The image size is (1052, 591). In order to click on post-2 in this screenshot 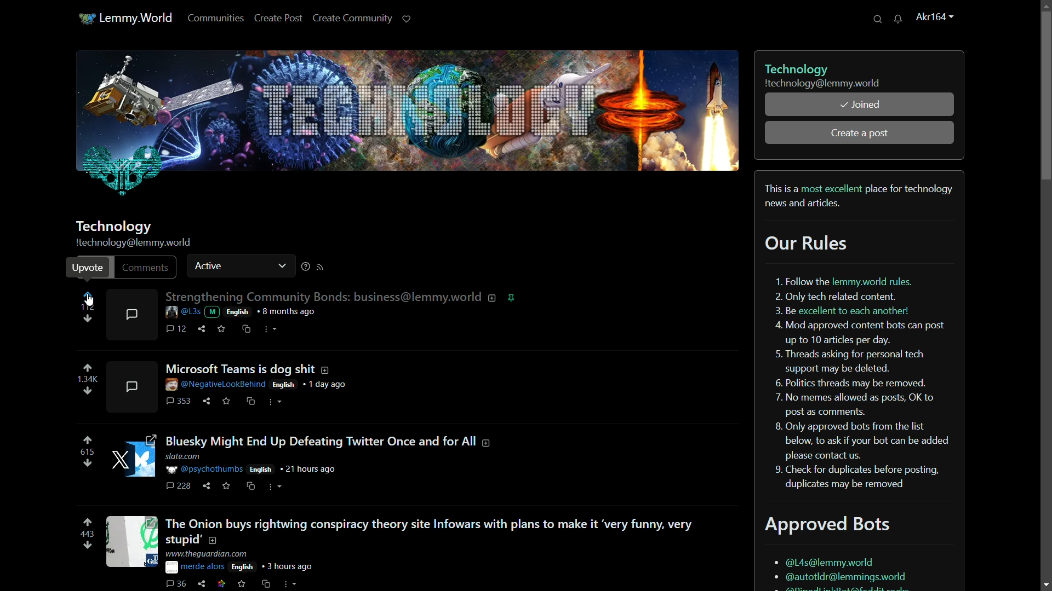, I will do `click(255, 367)`.